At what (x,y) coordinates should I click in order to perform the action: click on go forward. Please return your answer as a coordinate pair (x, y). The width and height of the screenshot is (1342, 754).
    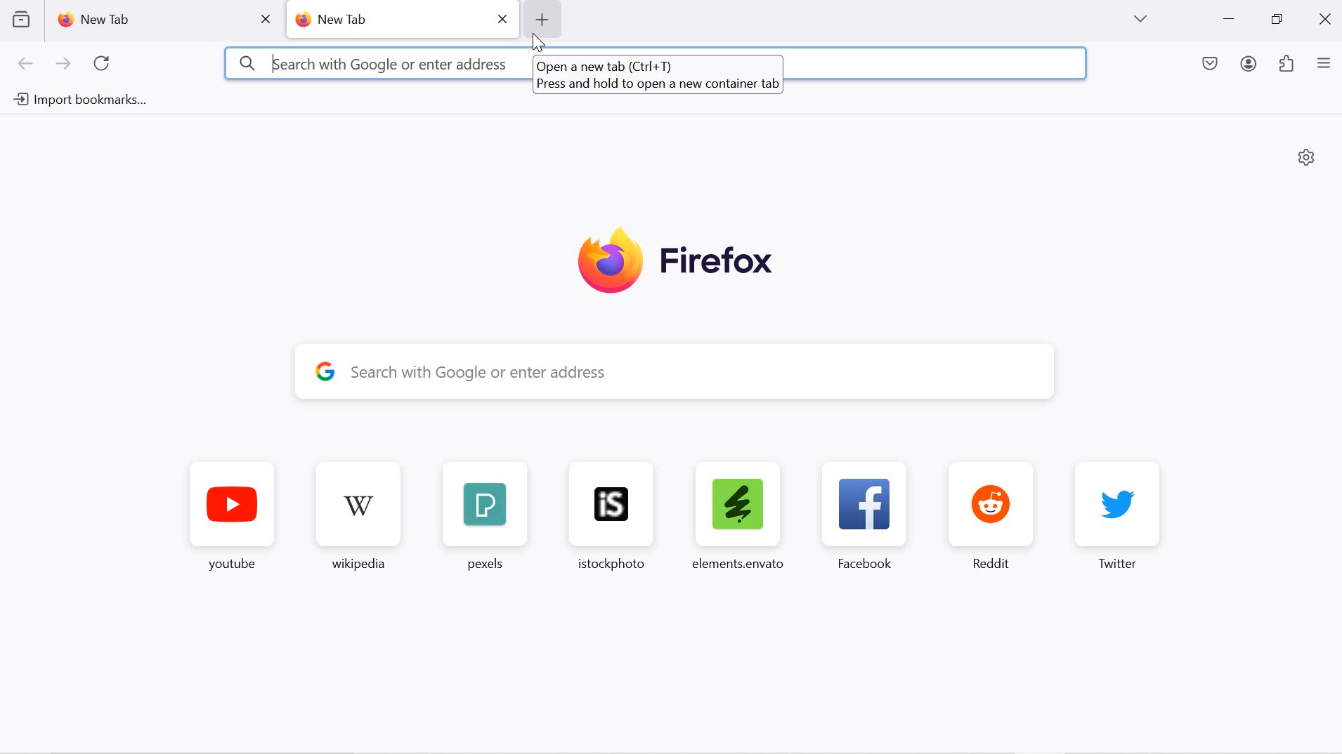
    Looking at the image, I should click on (63, 64).